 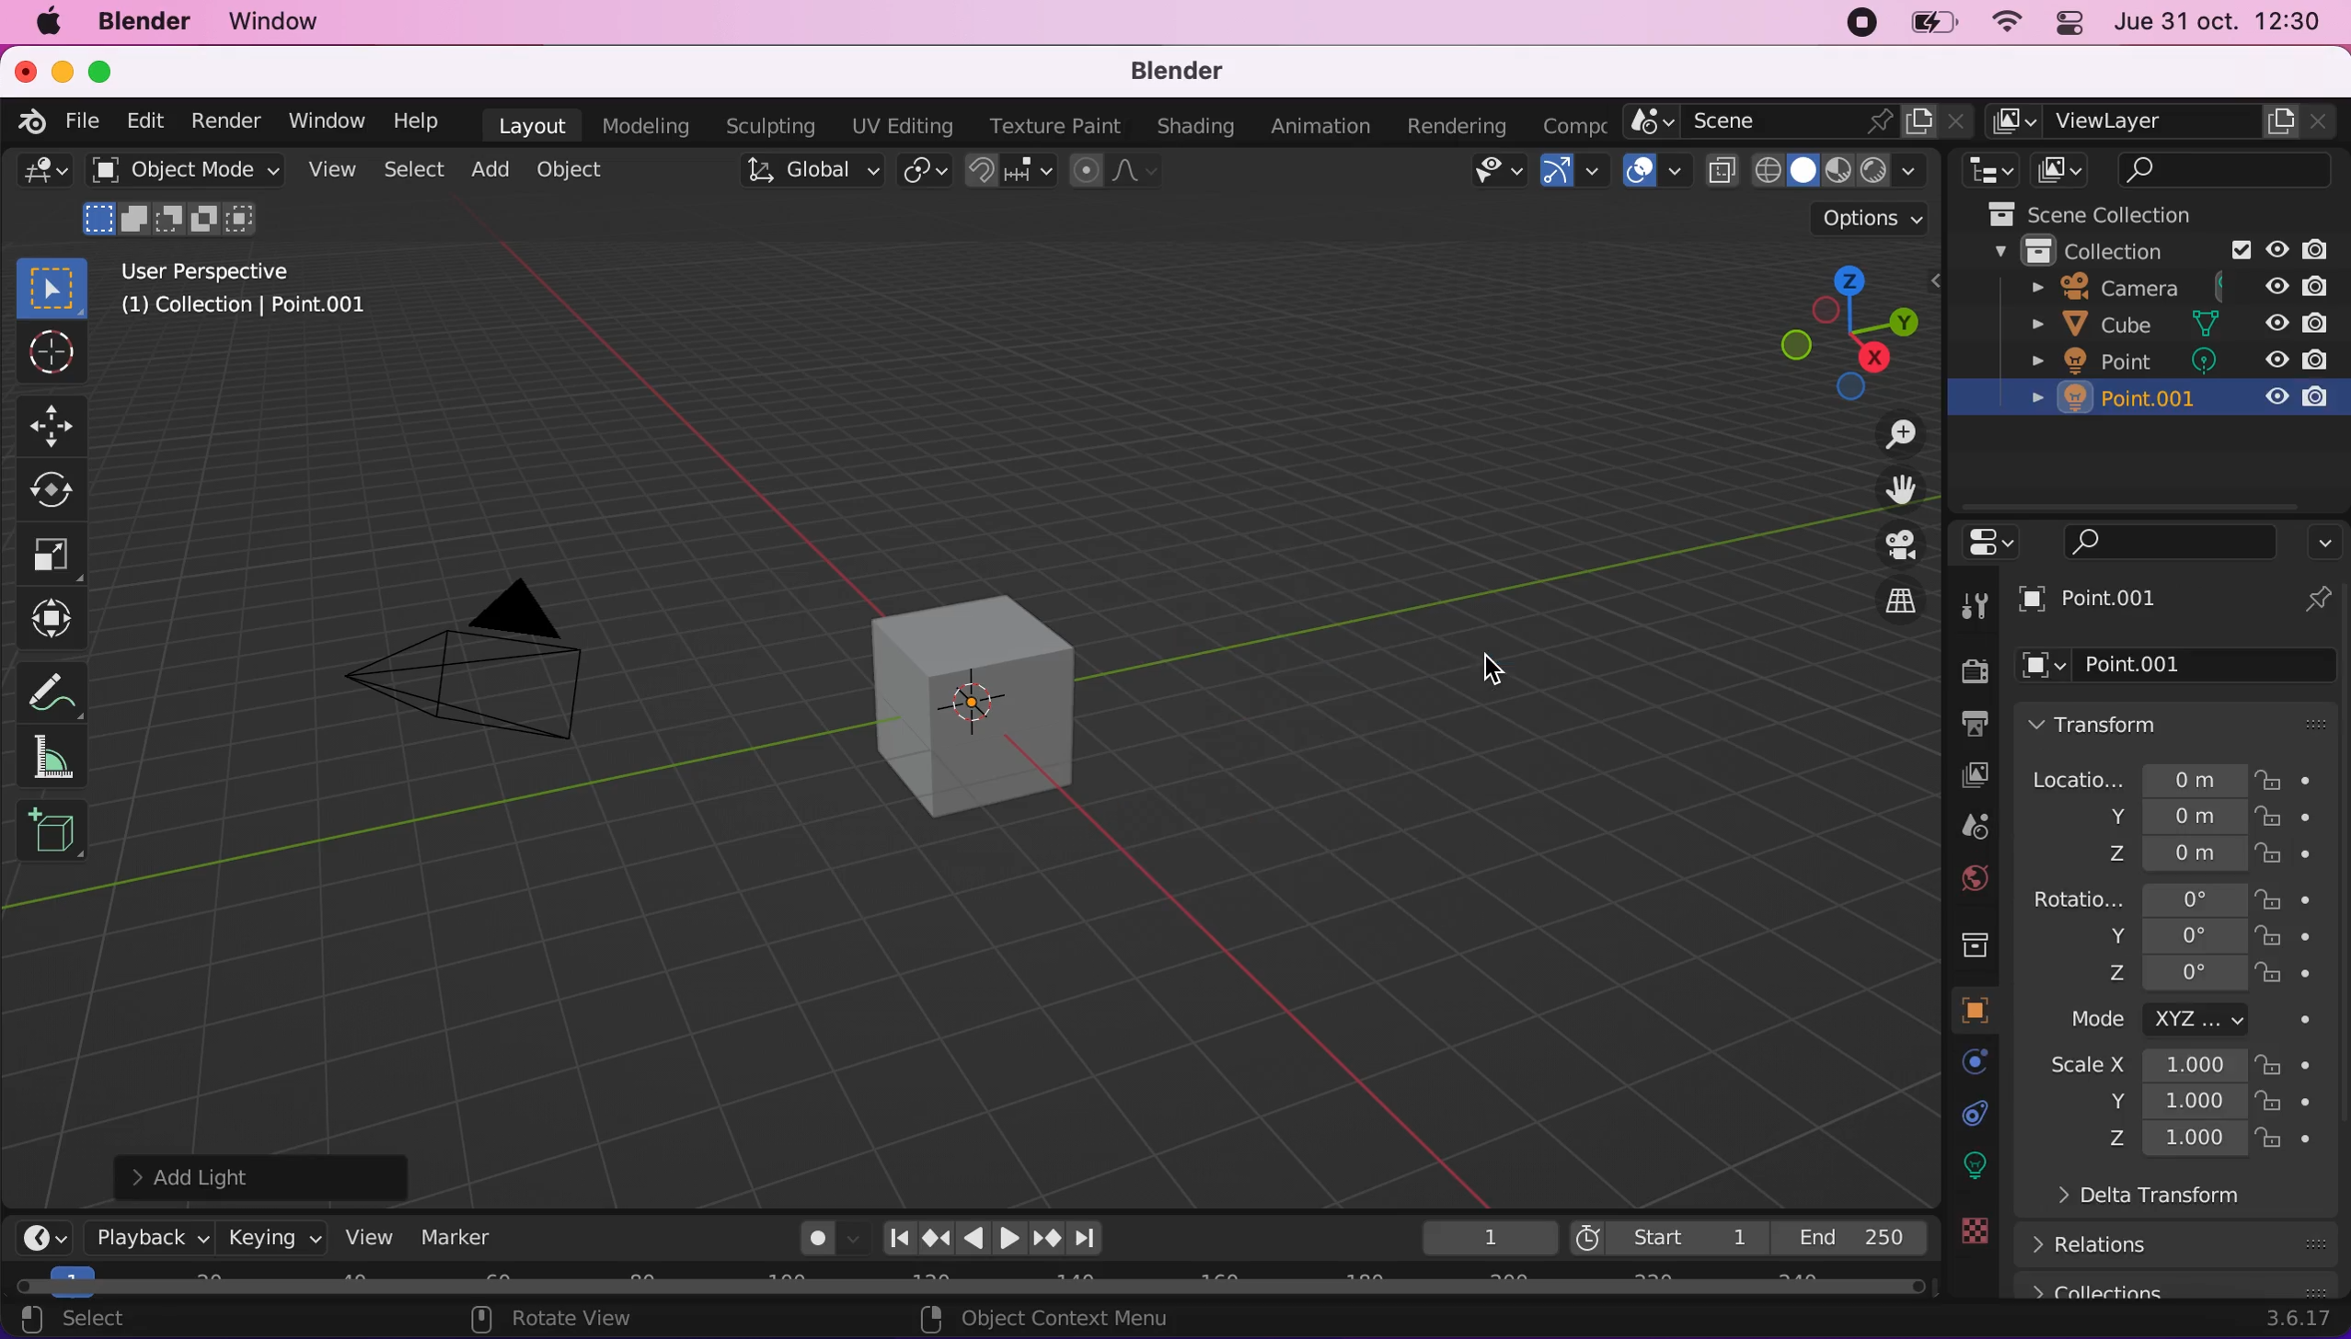 I want to click on set 3d cursor, so click(x=1027, y=1319).